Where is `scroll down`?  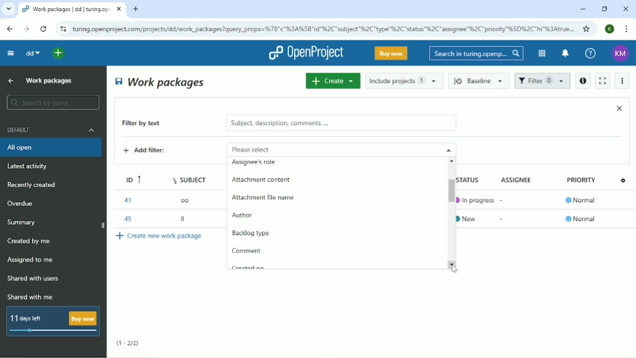
scroll down is located at coordinates (454, 264).